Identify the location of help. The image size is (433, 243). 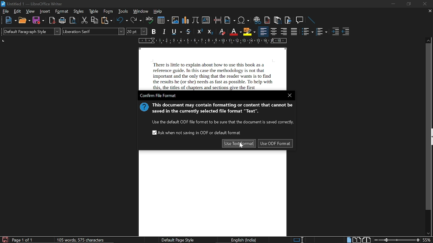
(159, 11).